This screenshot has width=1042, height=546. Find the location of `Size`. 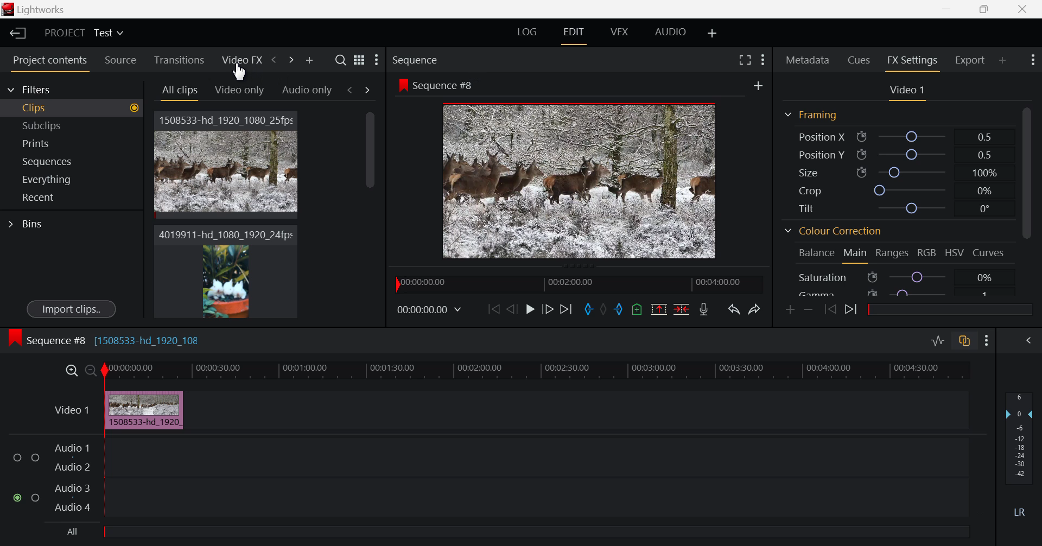

Size is located at coordinates (901, 173).